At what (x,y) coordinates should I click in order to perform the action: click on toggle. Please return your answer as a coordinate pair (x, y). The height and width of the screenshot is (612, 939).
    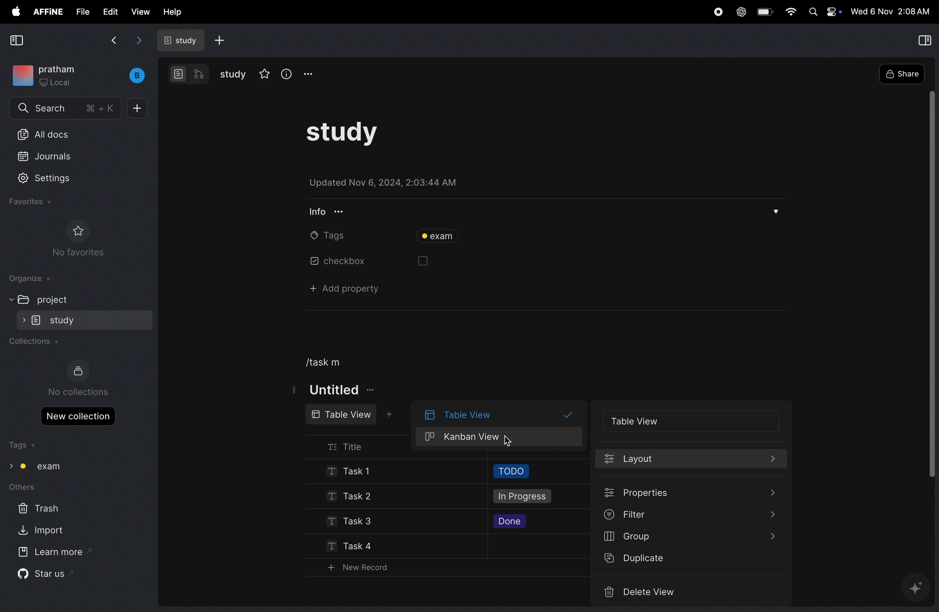
    Looking at the image, I should click on (930, 284).